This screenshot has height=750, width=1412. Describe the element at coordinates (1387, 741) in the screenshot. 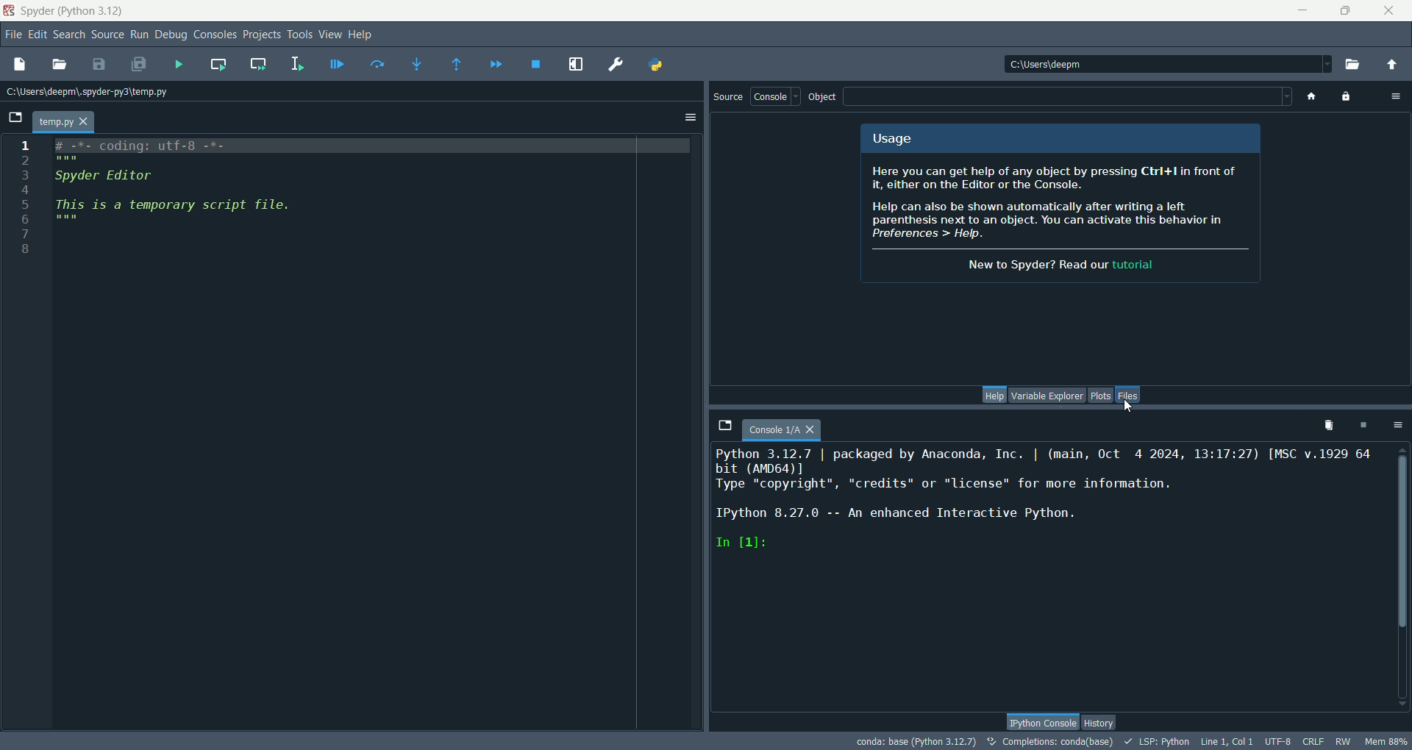

I see `MEM` at that location.